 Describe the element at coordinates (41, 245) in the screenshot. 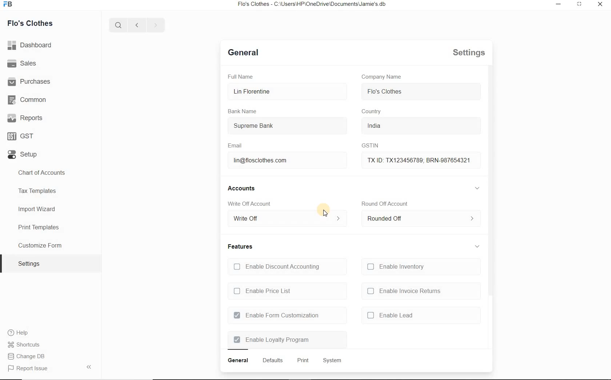

I see `Customize Form` at that location.